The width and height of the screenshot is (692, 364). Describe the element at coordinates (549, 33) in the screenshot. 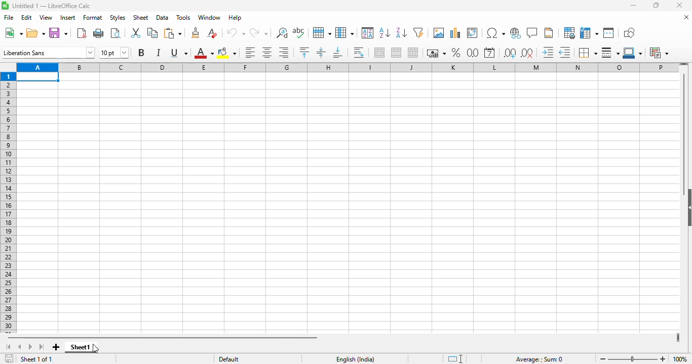

I see `headers and footers` at that location.